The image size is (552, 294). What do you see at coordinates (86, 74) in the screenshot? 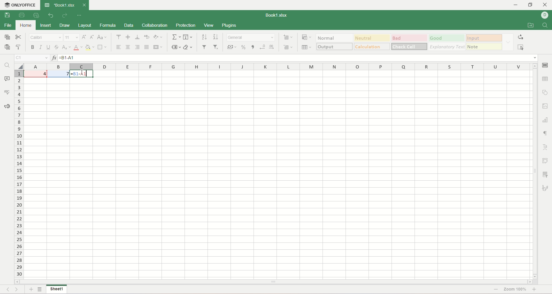
I see `cursor` at bounding box center [86, 74].